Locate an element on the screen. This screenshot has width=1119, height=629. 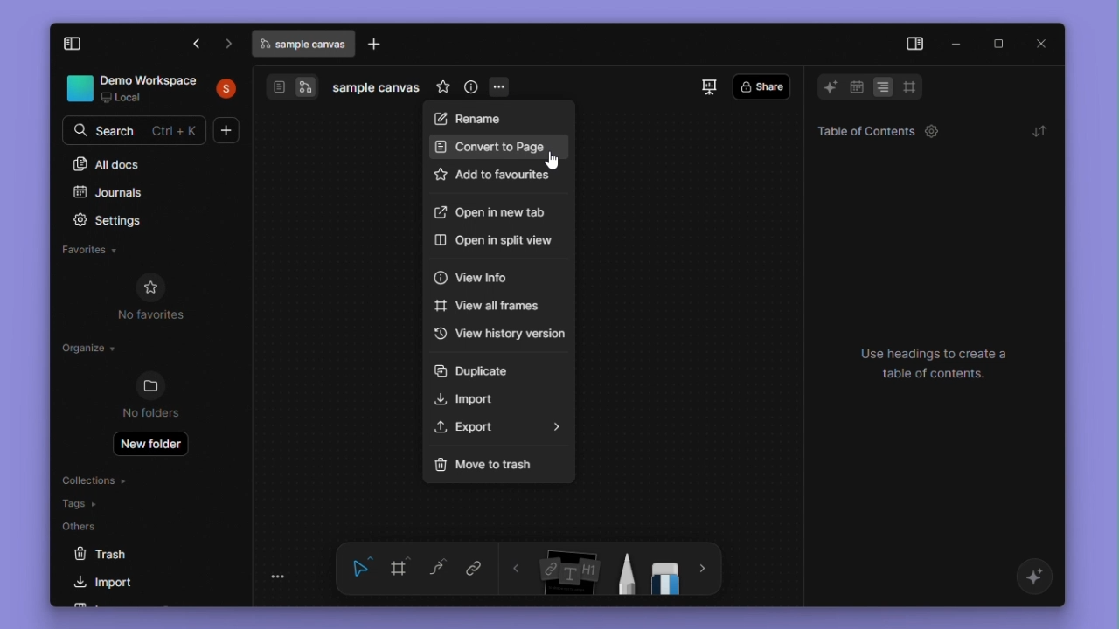
New folder is located at coordinates (151, 446).